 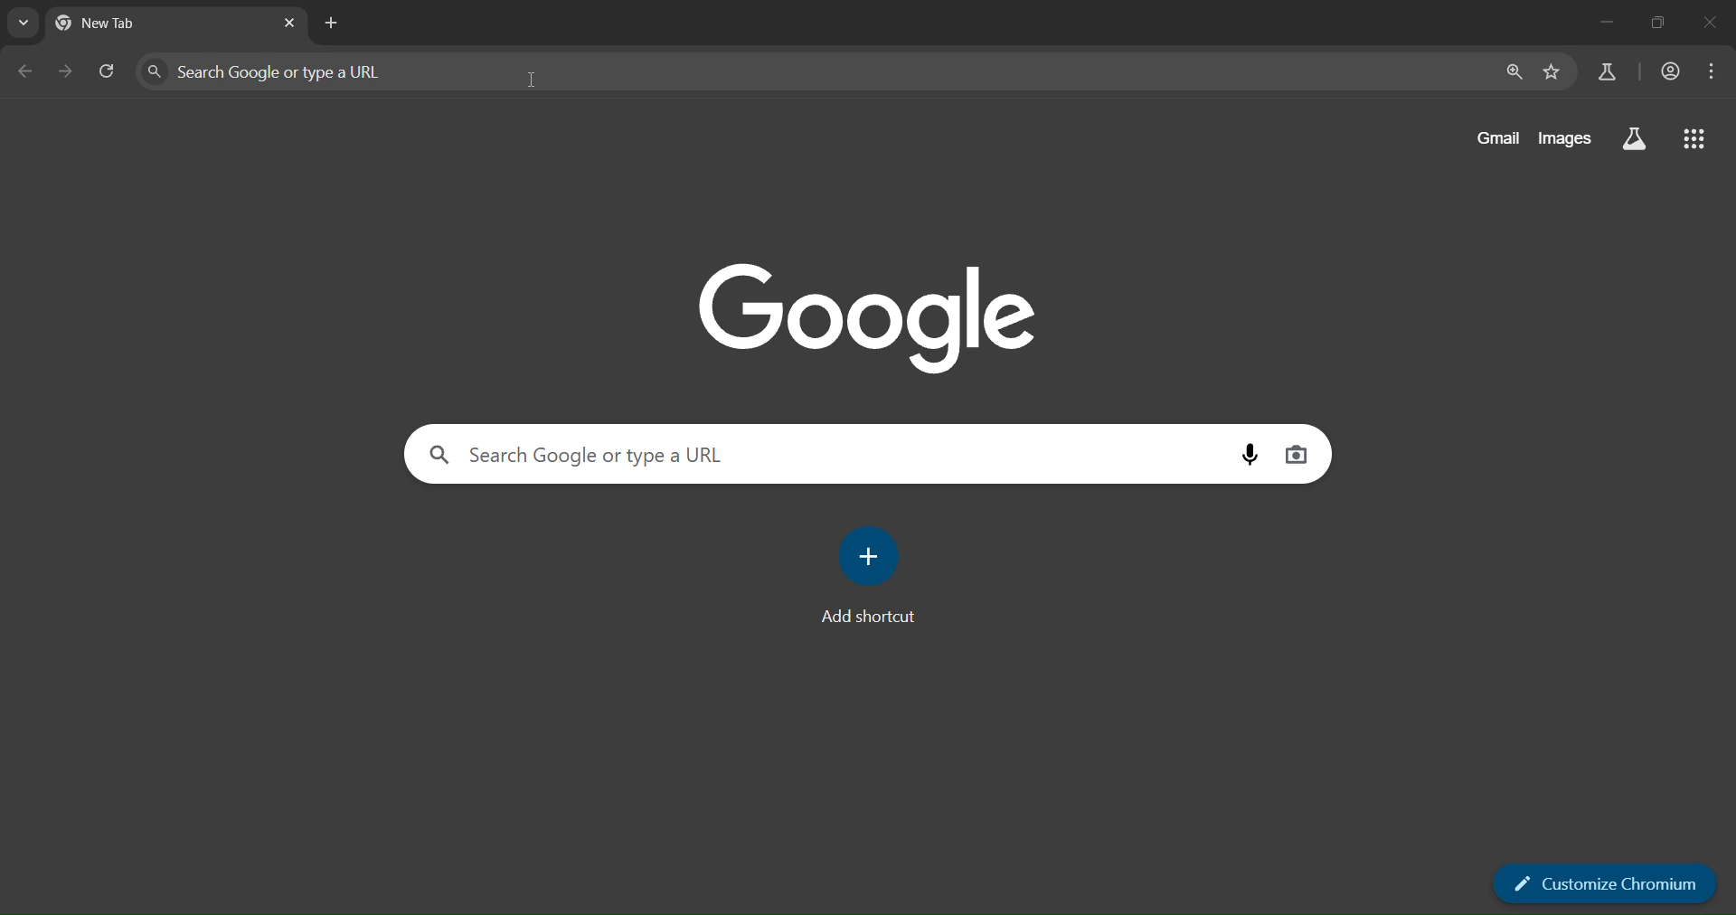 I want to click on Google, so click(x=864, y=317).